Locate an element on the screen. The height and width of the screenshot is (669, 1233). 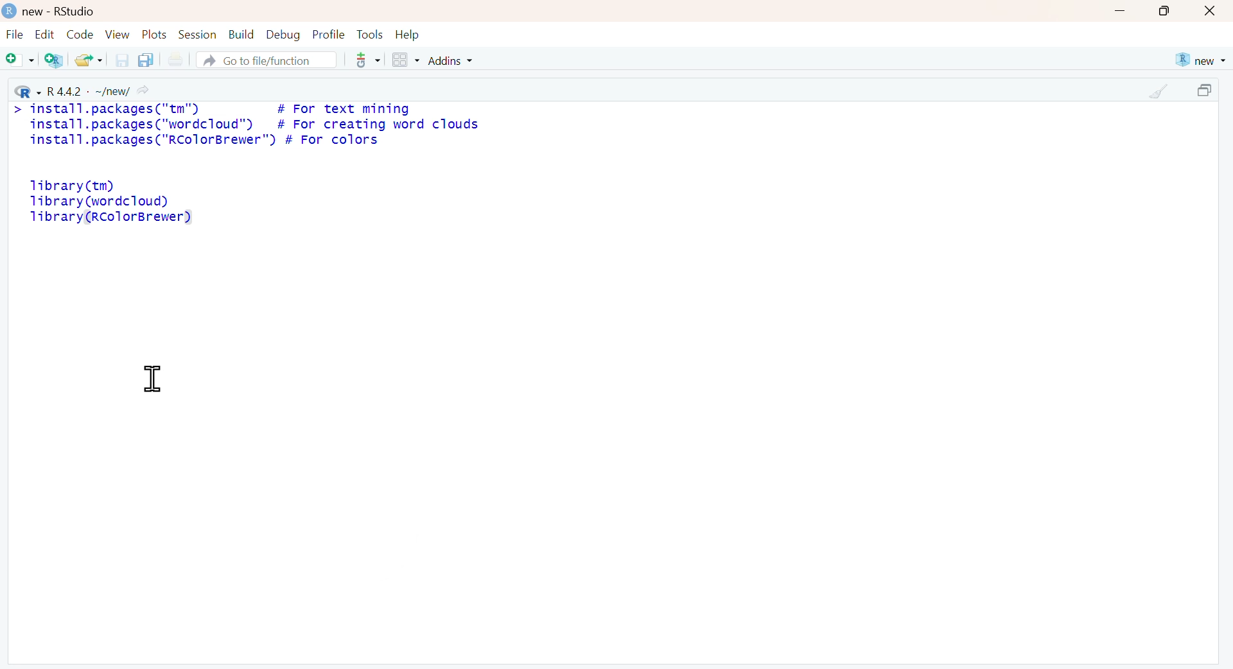
maximize is located at coordinates (1208, 91).